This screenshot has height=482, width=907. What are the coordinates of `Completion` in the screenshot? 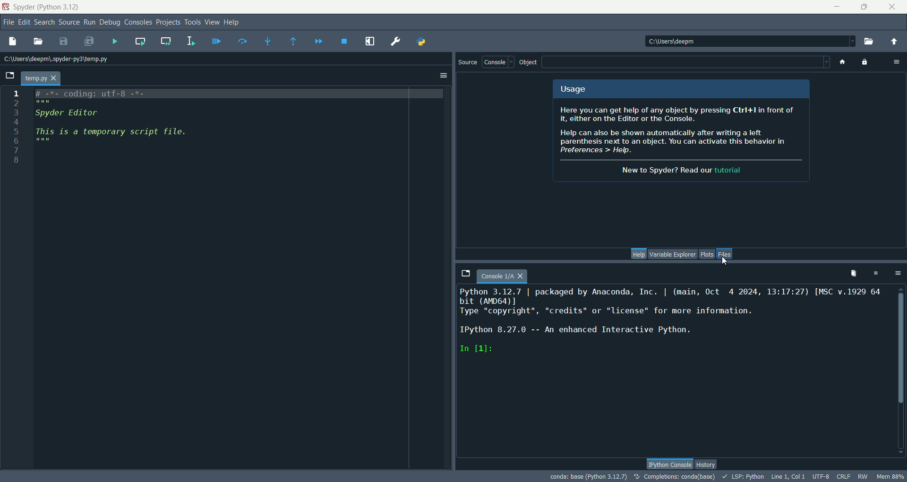 It's located at (674, 476).